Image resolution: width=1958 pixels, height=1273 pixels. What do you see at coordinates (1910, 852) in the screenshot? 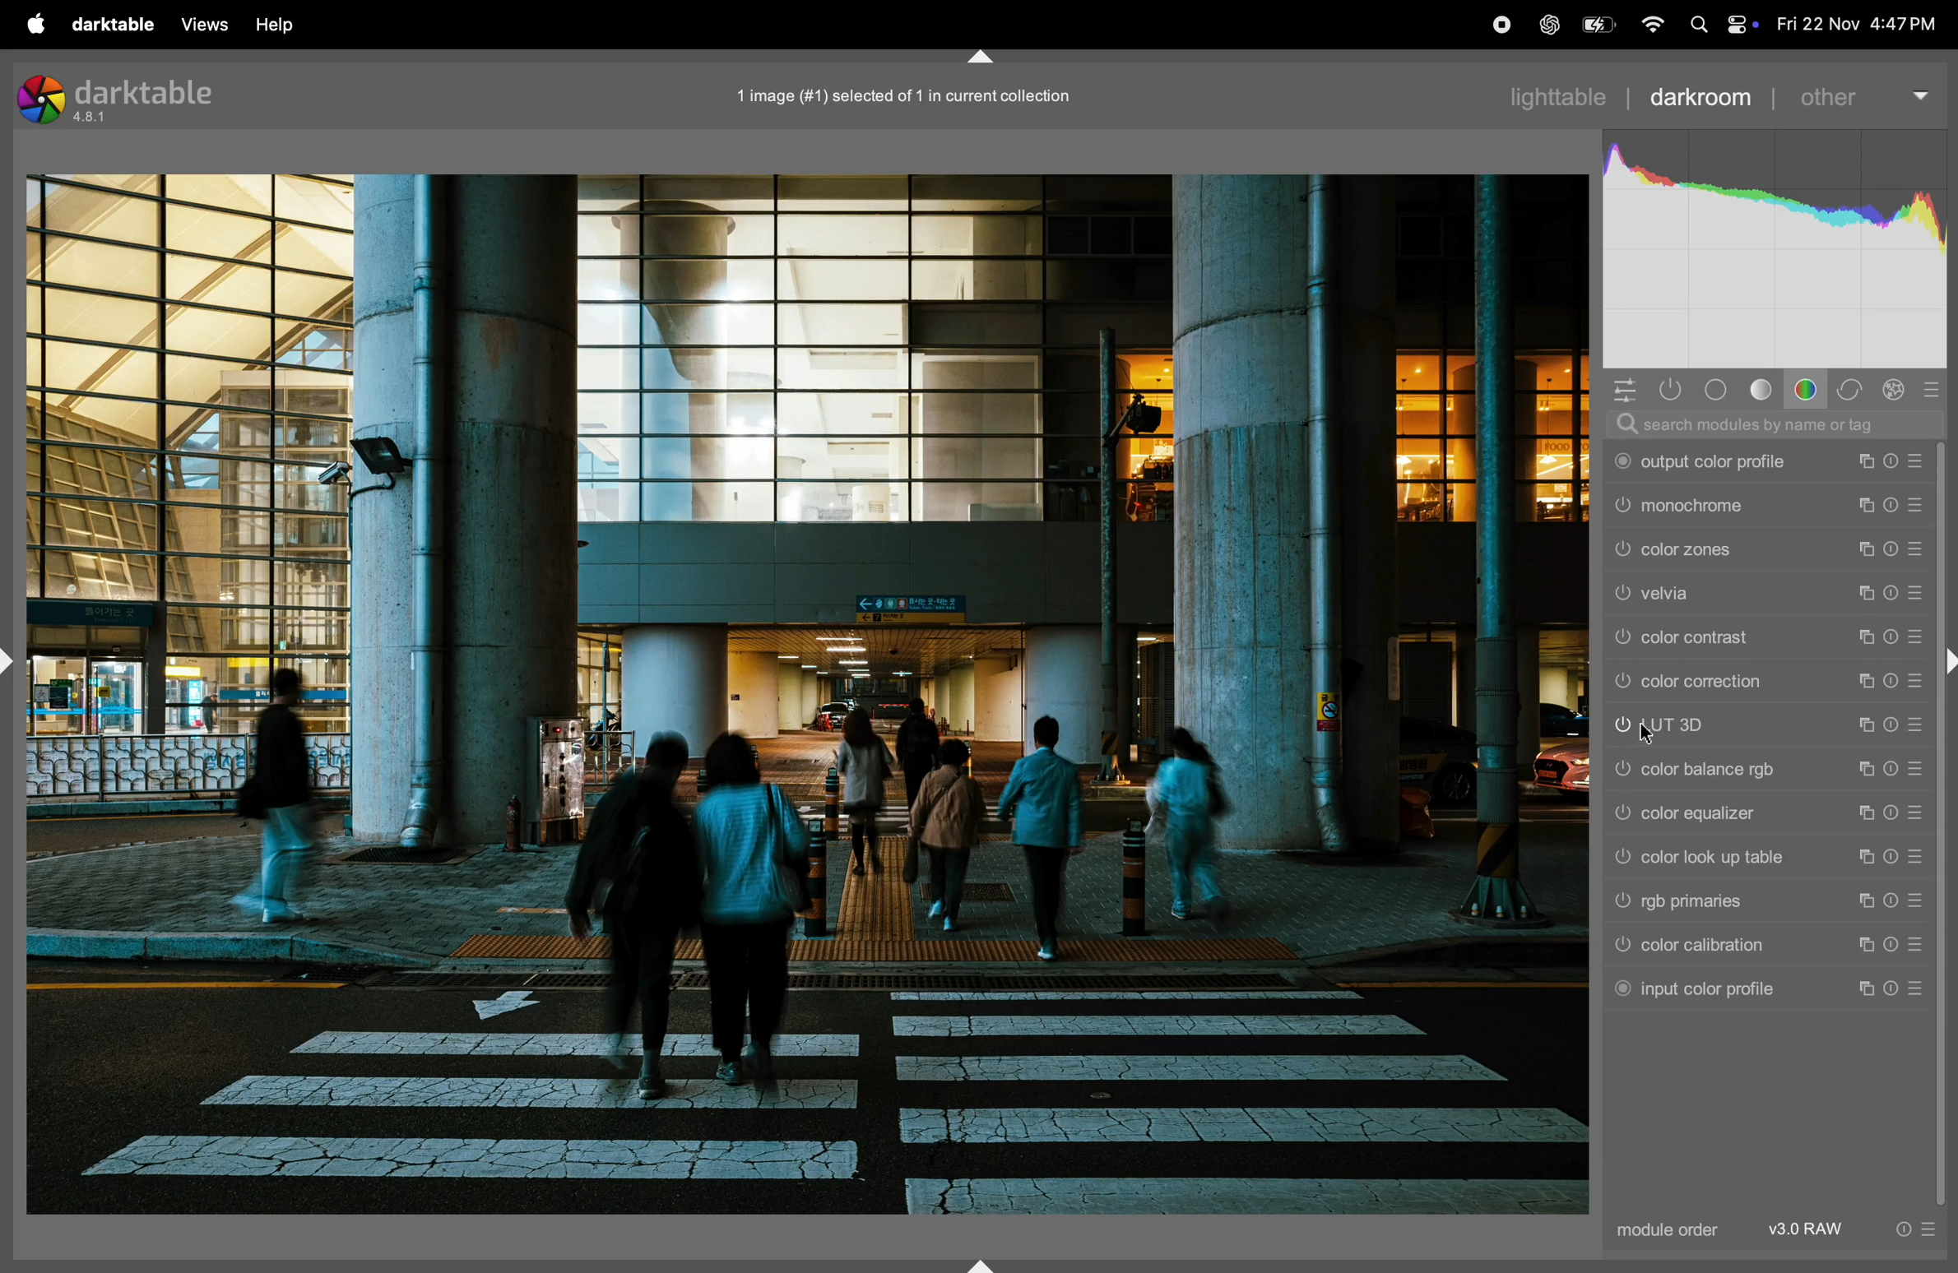
I see `presets` at bounding box center [1910, 852].